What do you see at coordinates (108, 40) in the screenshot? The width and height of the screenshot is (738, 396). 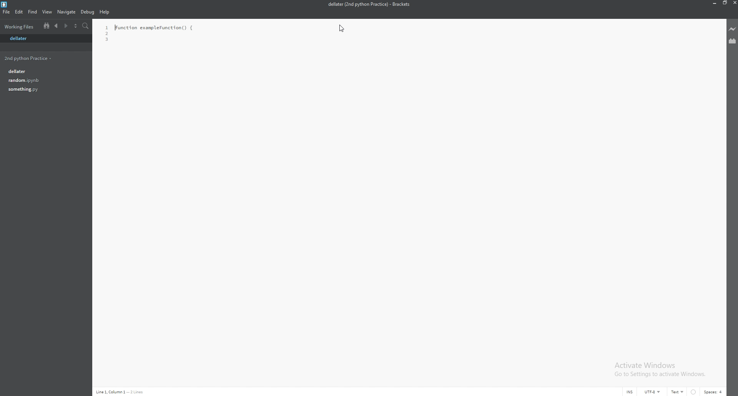 I see `3` at bounding box center [108, 40].